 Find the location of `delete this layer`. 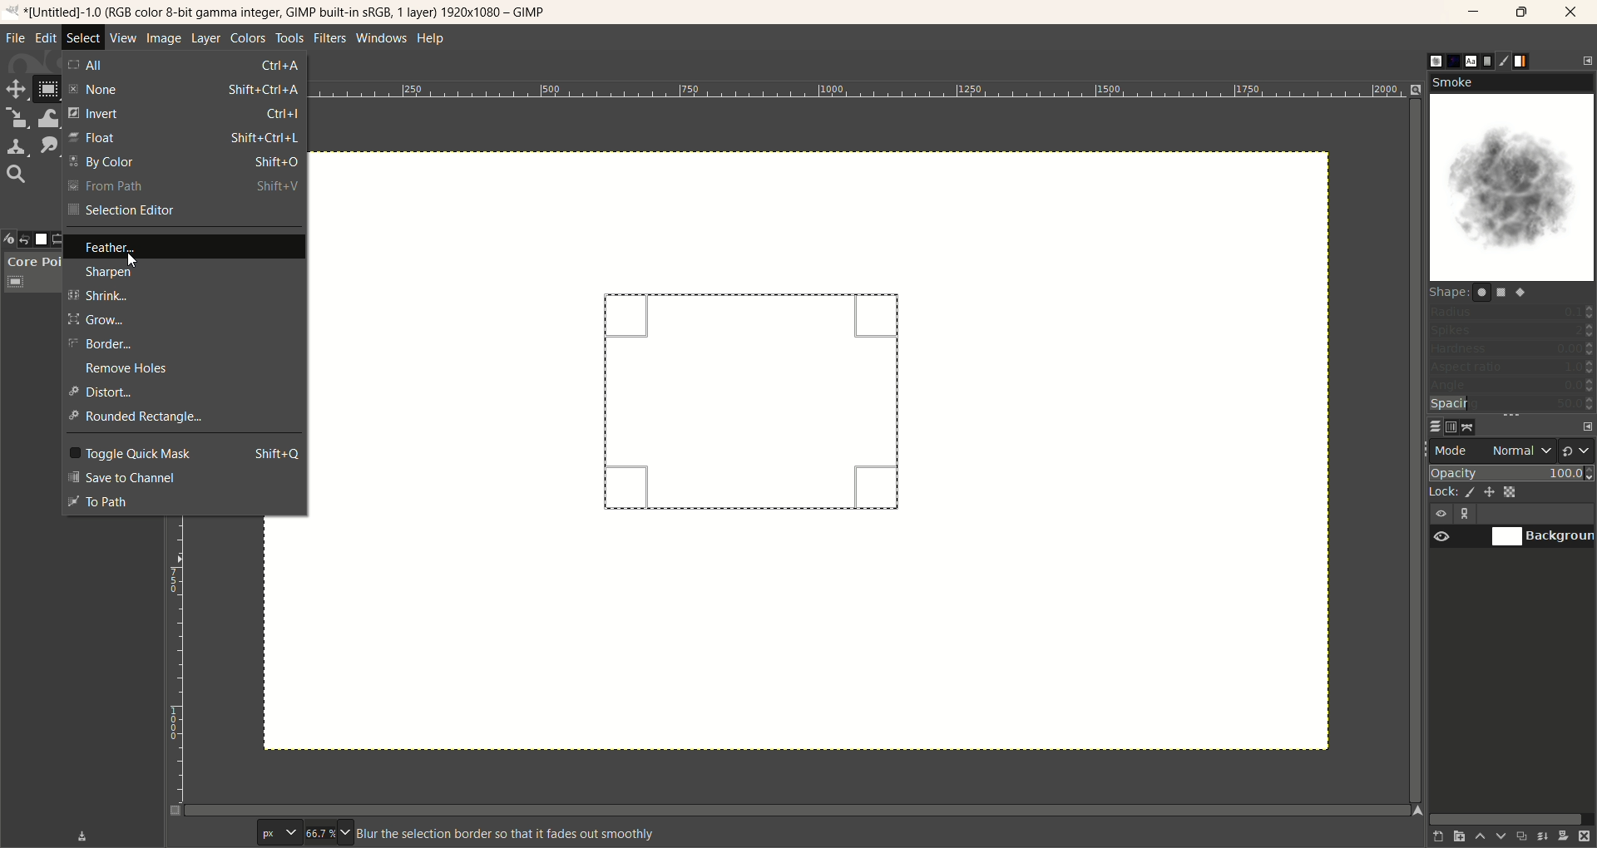

delete this layer is located at coordinates (1585, 837).